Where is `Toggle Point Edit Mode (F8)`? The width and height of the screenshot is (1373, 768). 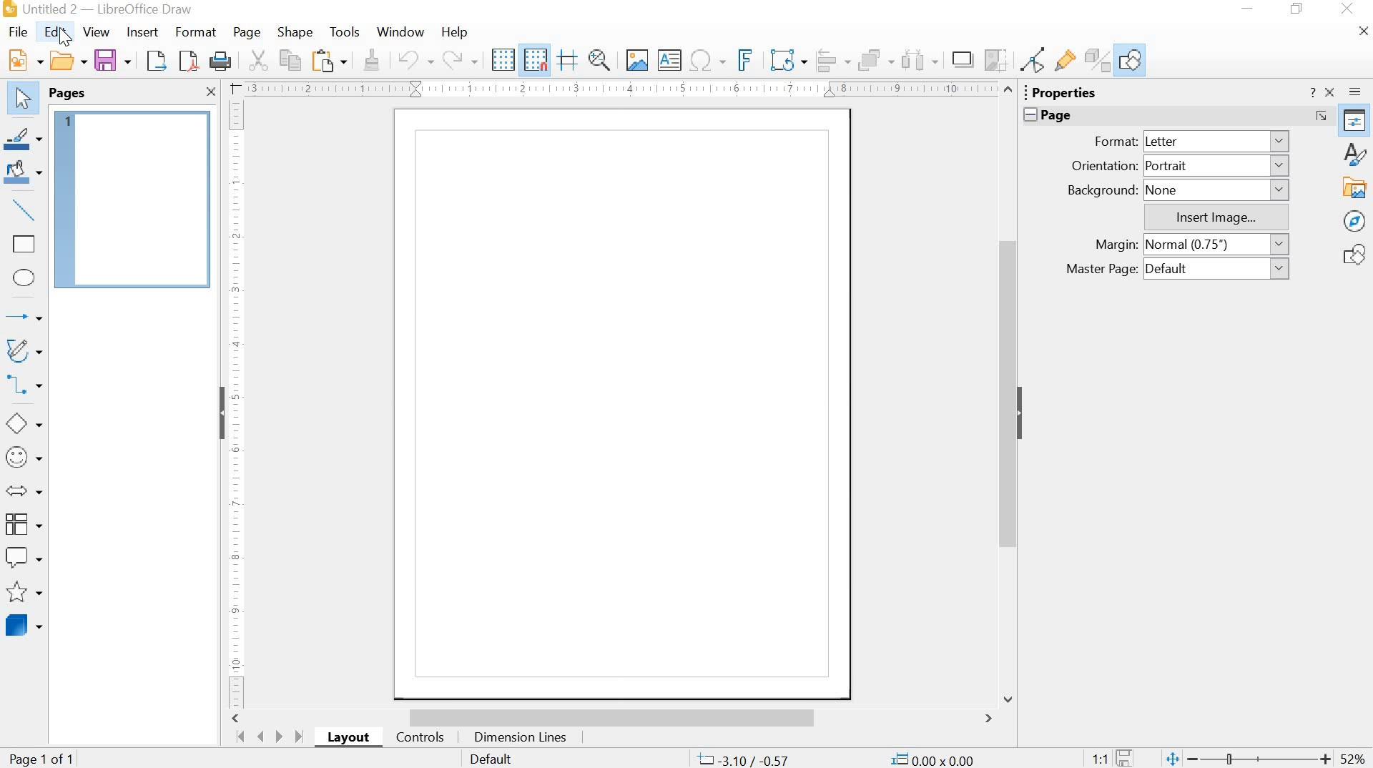
Toggle Point Edit Mode (F8) is located at coordinates (1035, 59).